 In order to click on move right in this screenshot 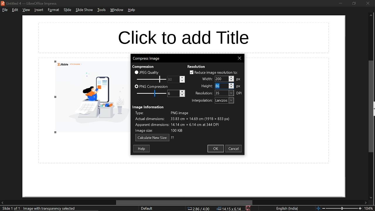, I will do `click(366, 203)`.